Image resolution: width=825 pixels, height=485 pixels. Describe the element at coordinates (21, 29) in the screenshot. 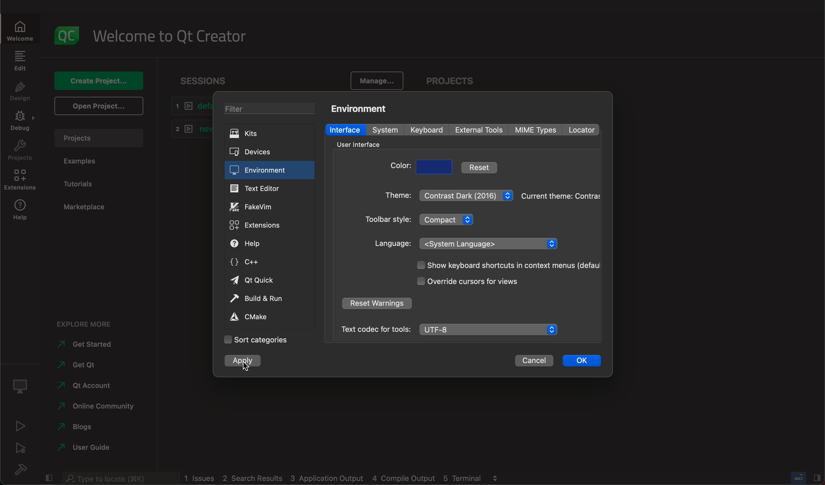

I see `Welcome` at that location.